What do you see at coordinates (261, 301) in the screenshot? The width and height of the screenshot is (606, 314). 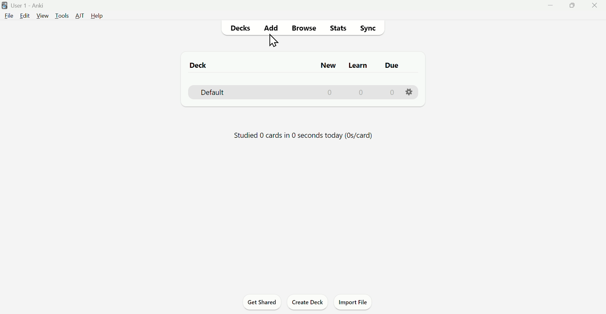 I see `Get Shared` at bounding box center [261, 301].